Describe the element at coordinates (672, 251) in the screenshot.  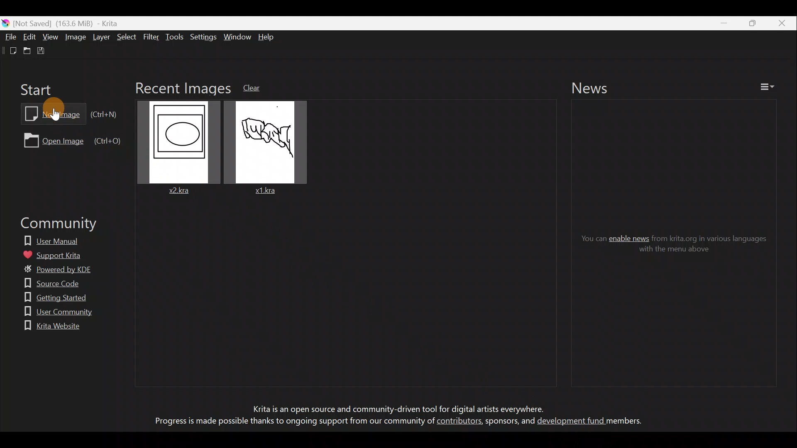
I see `with the menu above` at that location.